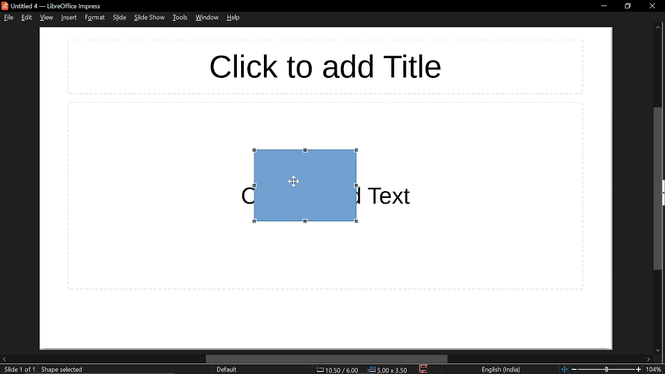 This screenshot has height=374, width=665. Describe the element at coordinates (337, 370) in the screenshot. I see `co-ordinates` at that location.